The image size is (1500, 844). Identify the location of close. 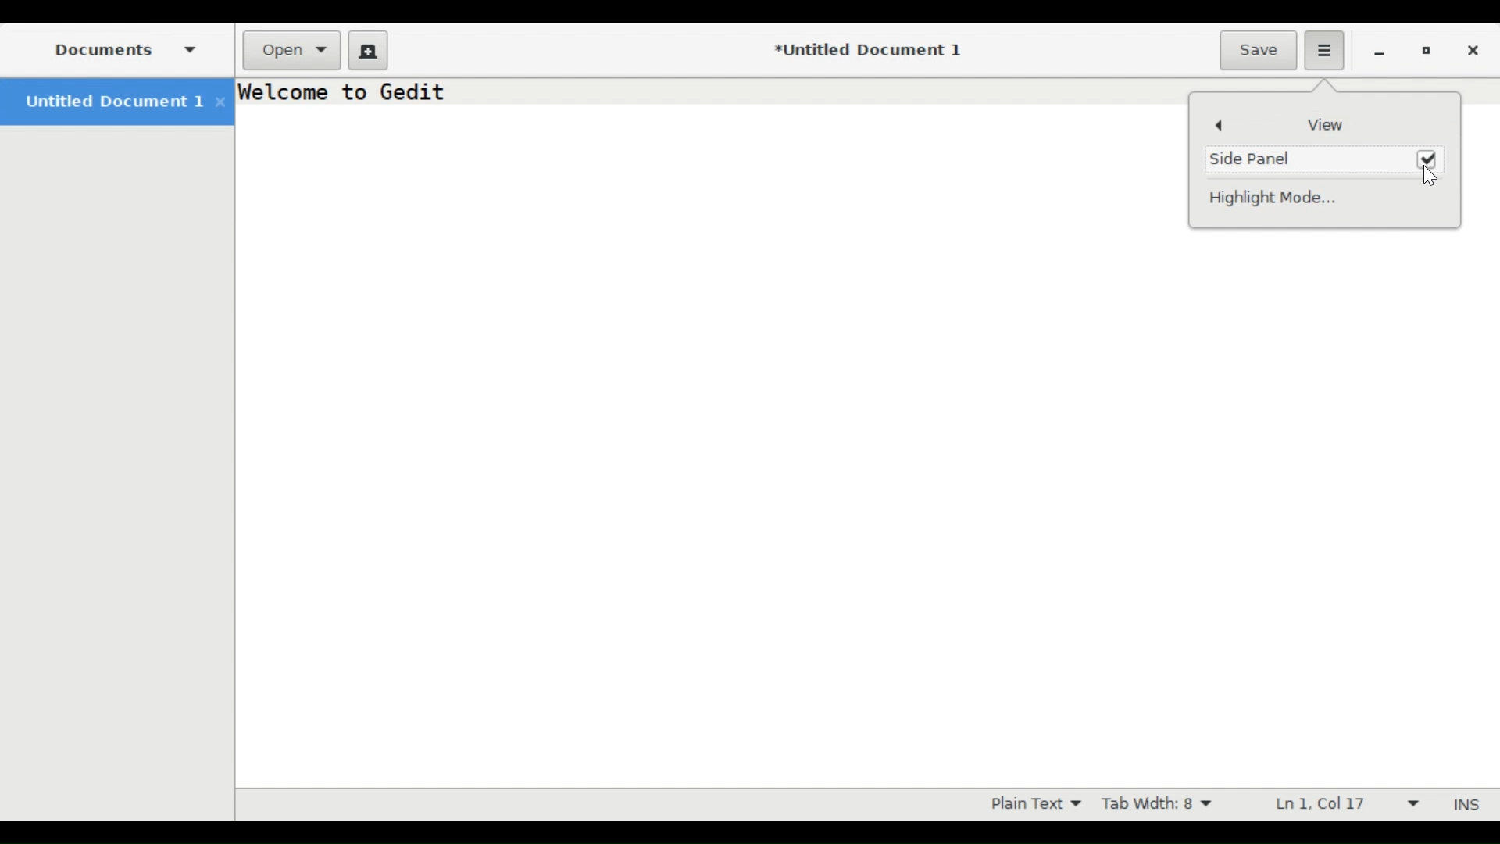
(222, 102).